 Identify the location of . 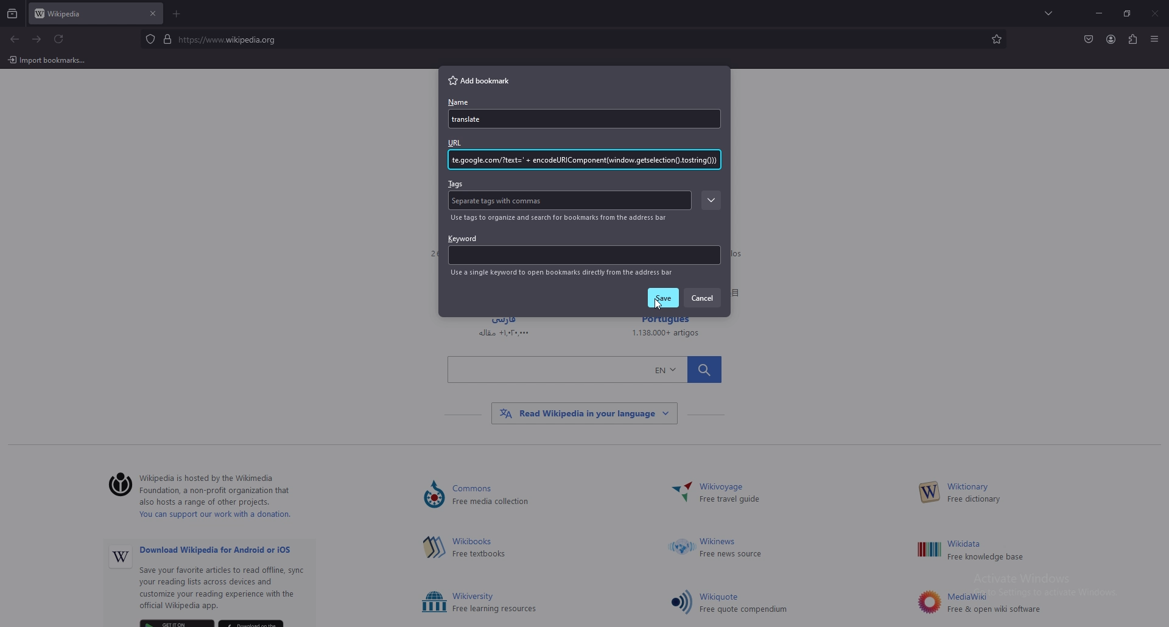
(1154, 41).